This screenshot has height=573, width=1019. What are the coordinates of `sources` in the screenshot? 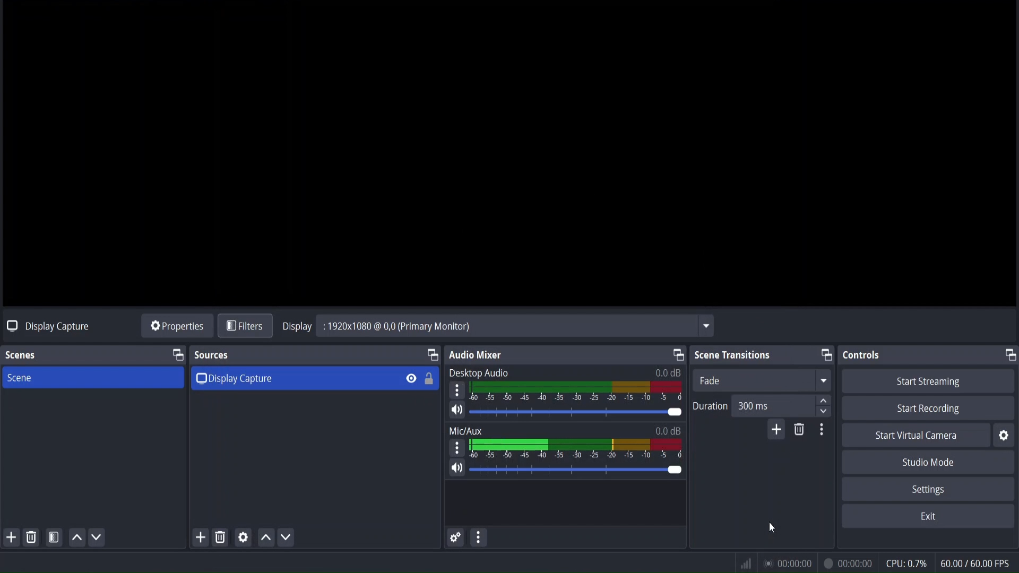 It's located at (212, 355).